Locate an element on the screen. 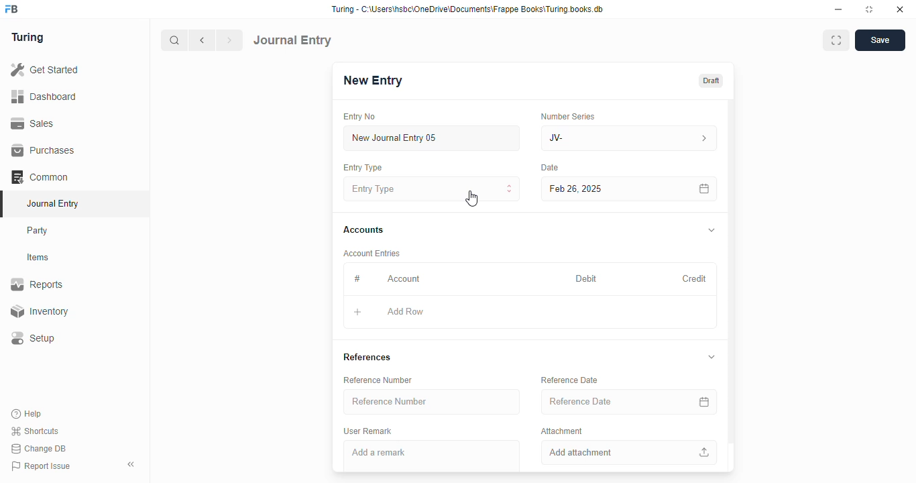 The image size is (916, 483). debit is located at coordinates (587, 278).